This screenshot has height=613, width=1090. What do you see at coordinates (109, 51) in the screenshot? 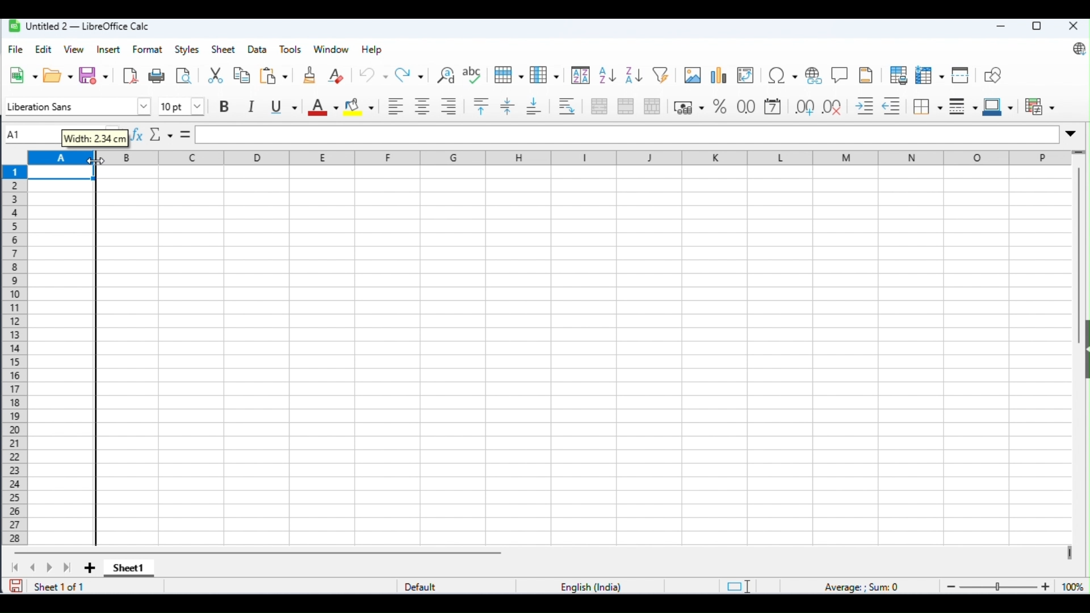
I see `insert` at bounding box center [109, 51].